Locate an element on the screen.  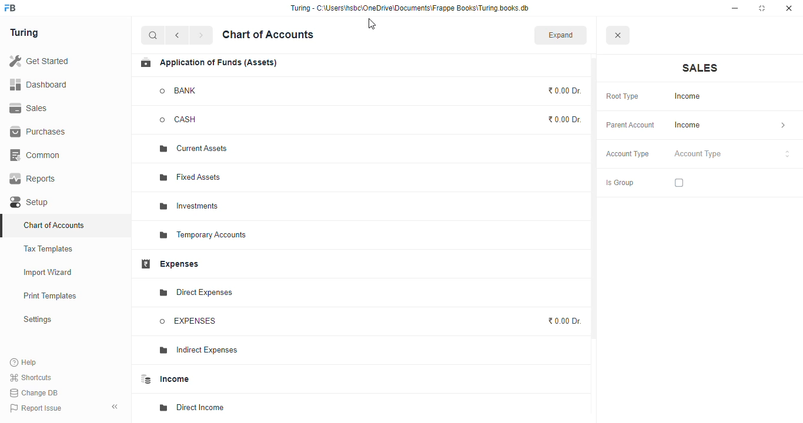
purchases is located at coordinates (39, 132).